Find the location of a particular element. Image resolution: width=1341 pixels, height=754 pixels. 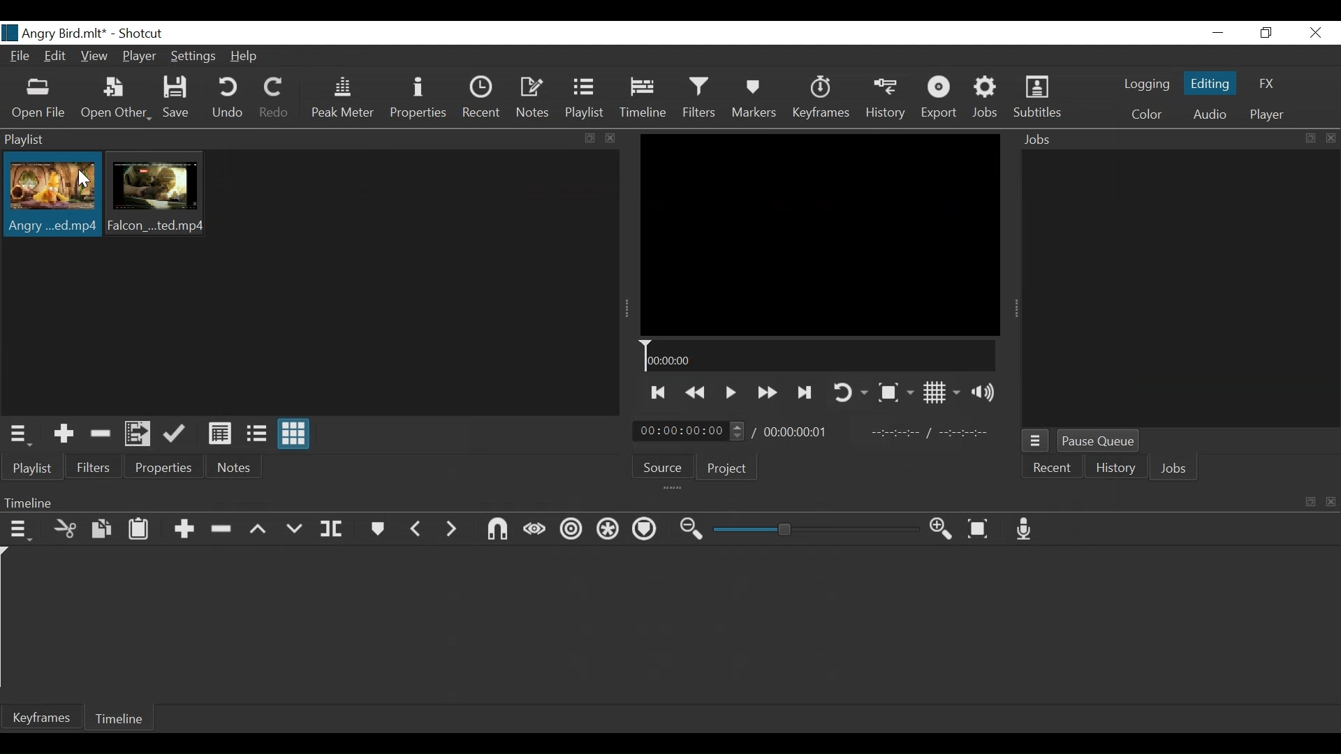

Open Other is located at coordinates (115, 101).